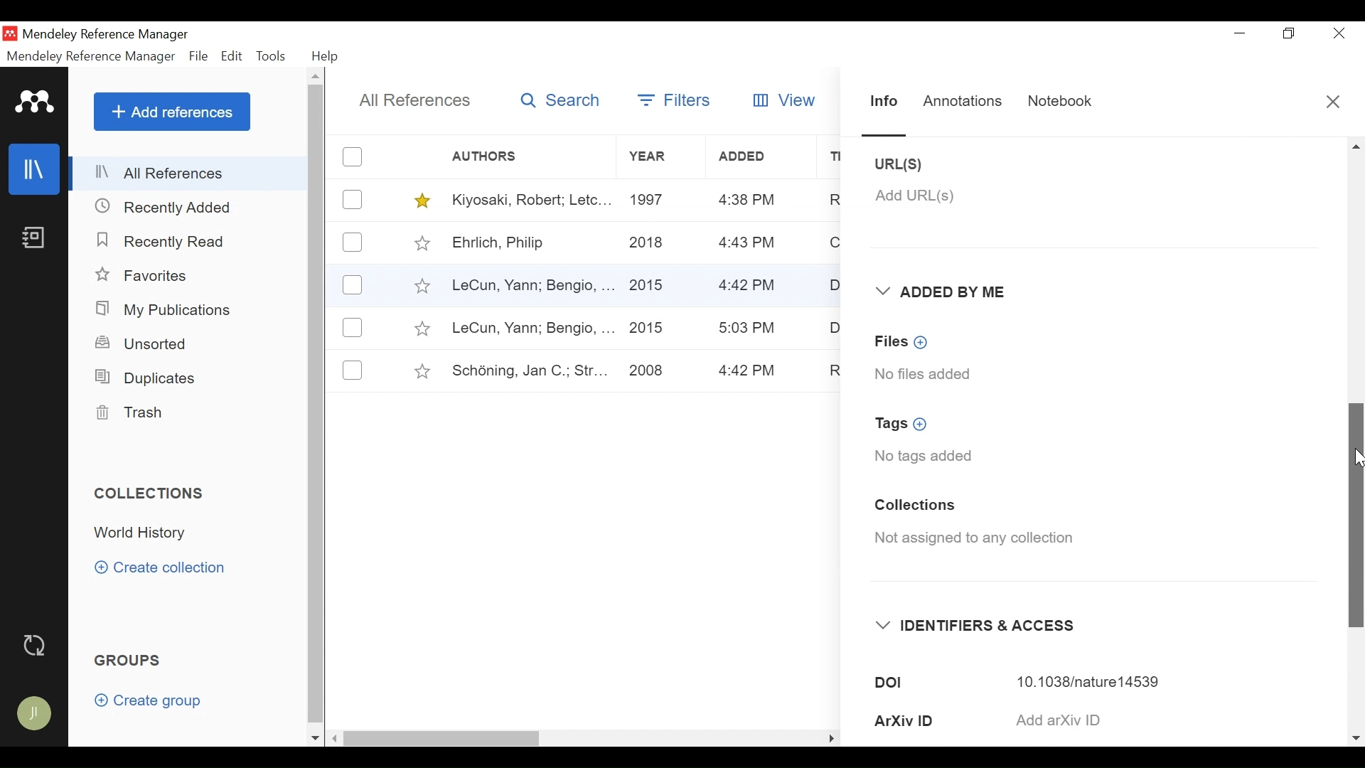 Image resolution: width=1365 pixels, height=768 pixels. Describe the element at coordinates (1356, 514) in the screenshot. I see `Vertical Scroll bar` at that location.